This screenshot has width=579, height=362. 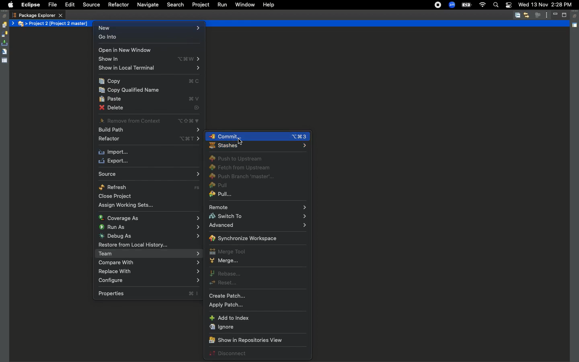 What do you see at coordinates (131, 91) in the screenshot?
I see `Copy qualified name` at bounding box center [131, 91].